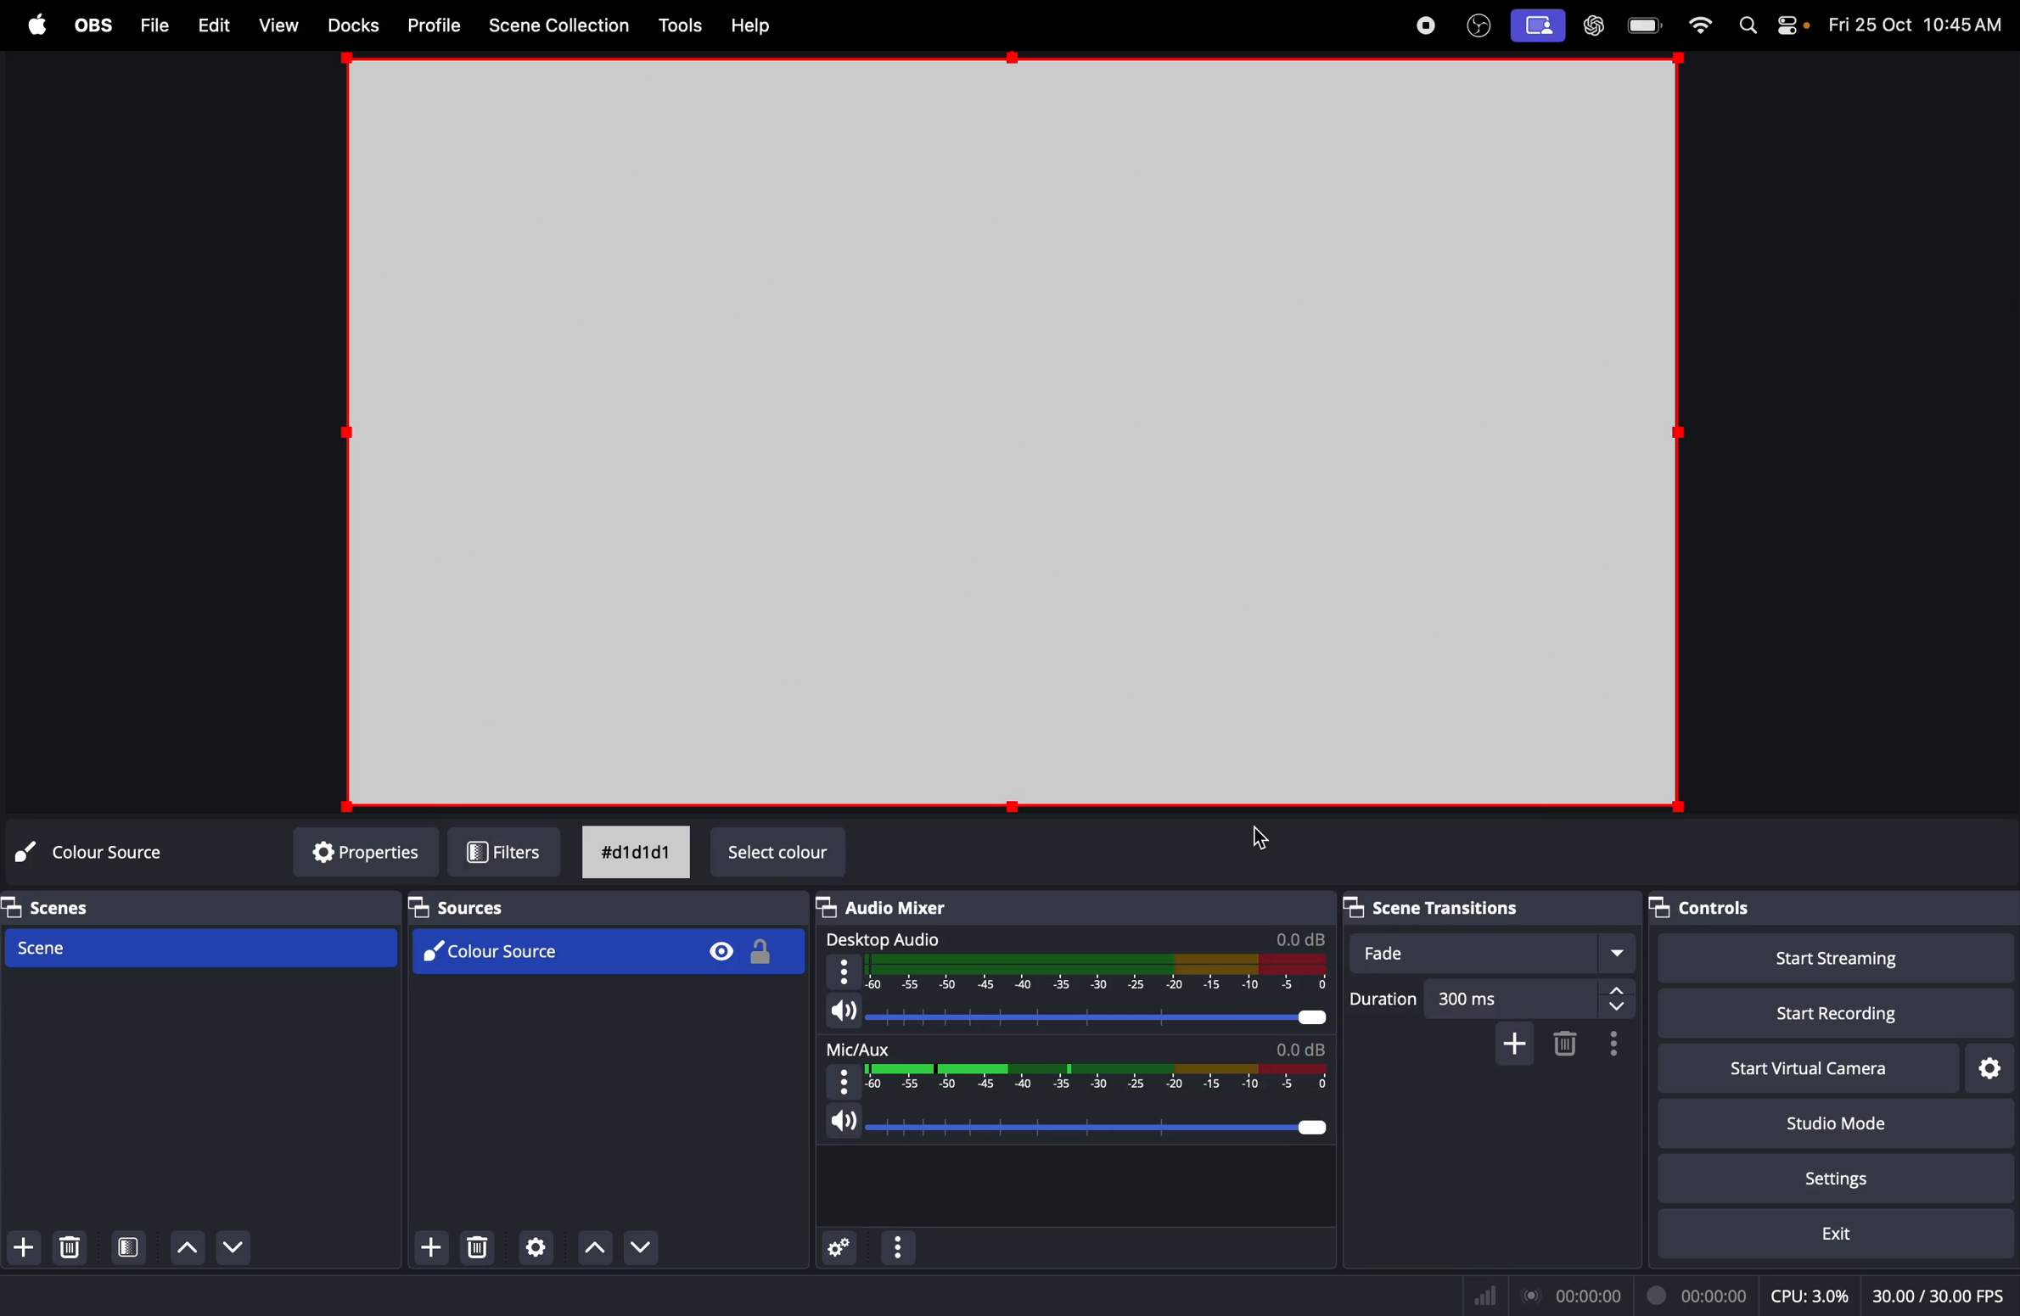 The image size is (2020, 1316). Describe the element at coordinates (597, 1250) in the screenshot. I see `drop uo` at that location.